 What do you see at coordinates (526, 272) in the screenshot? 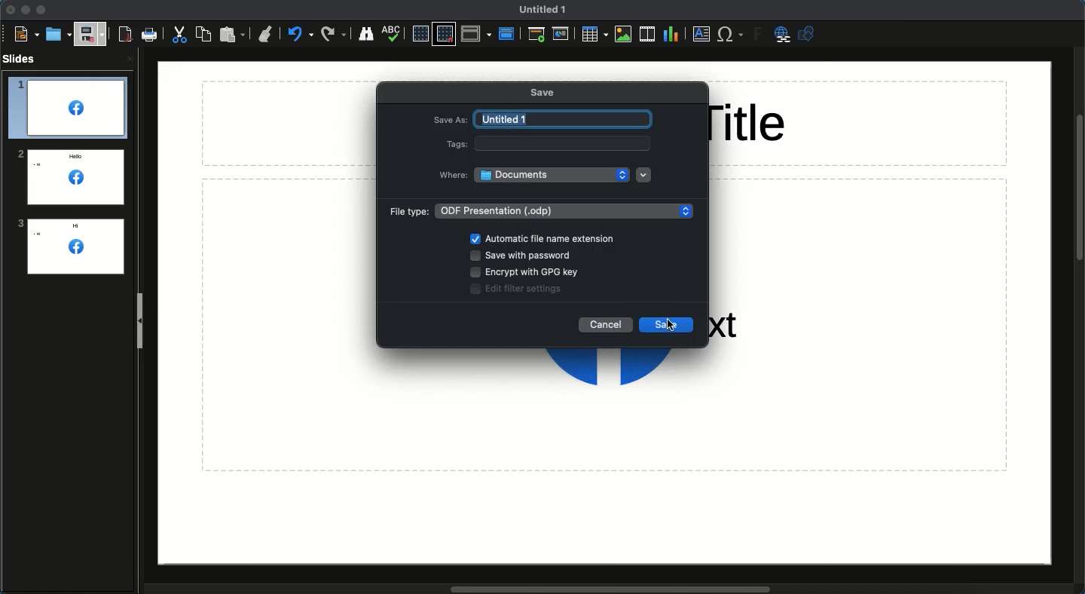
I see `Encrypt with GPG key` at bounding box center [526, 272].